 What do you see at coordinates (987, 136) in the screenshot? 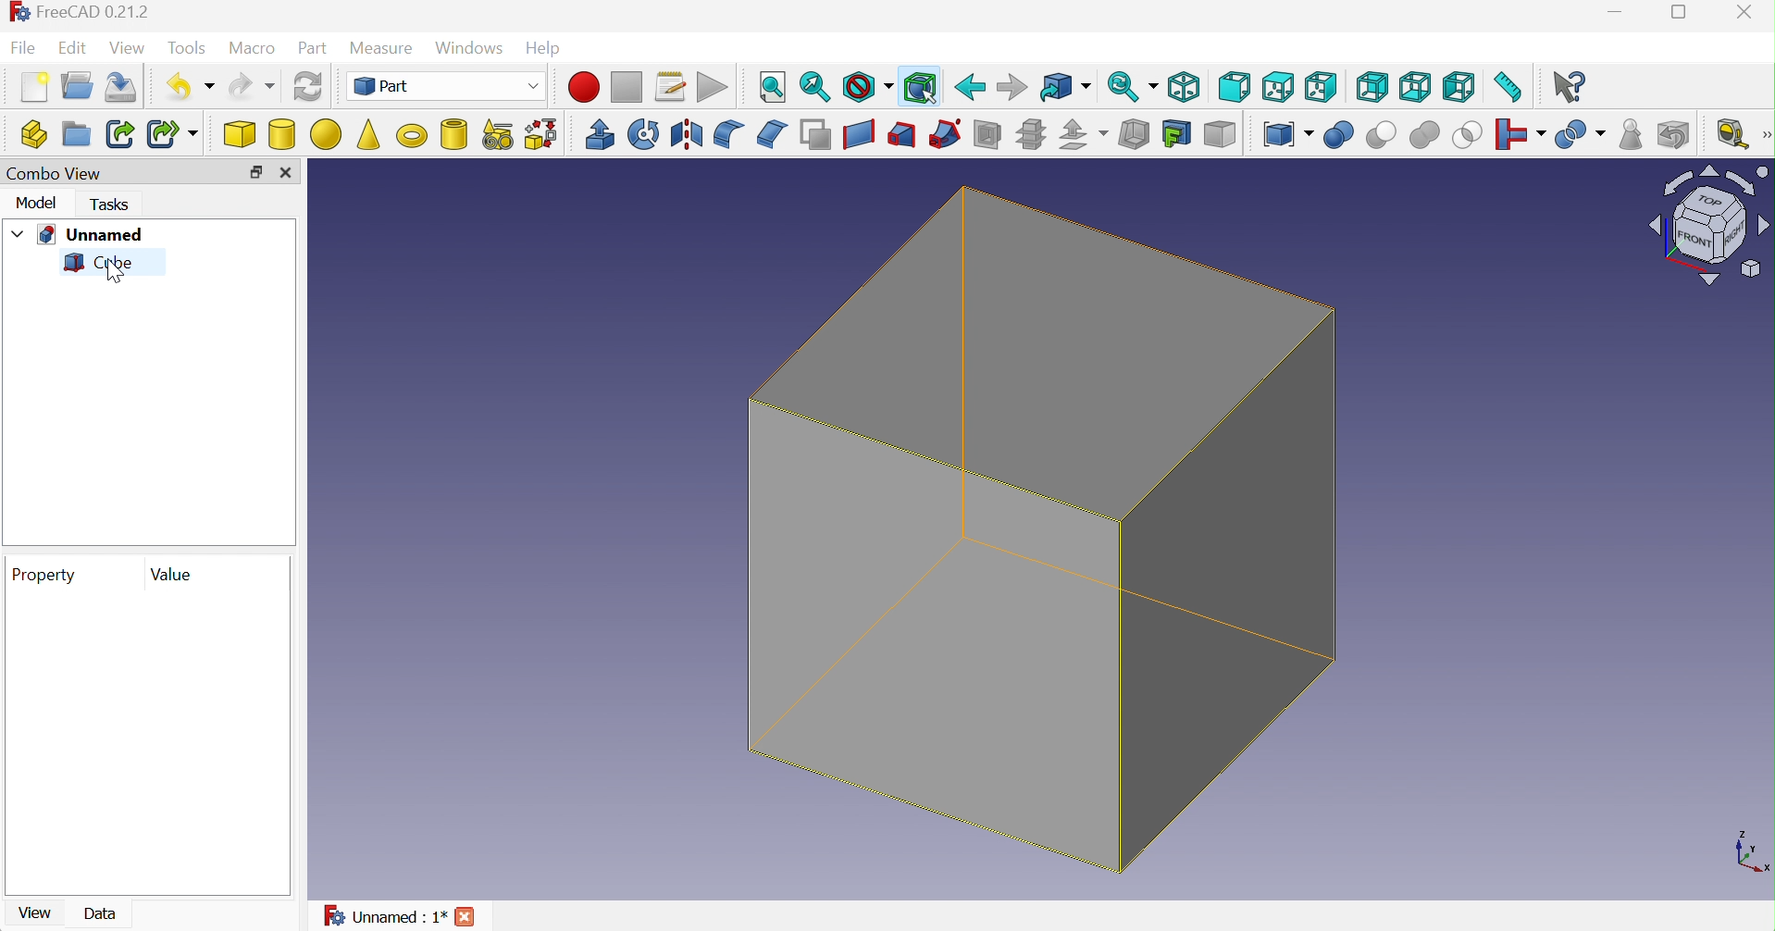
I see `Section` at bounding box center [987, 136].